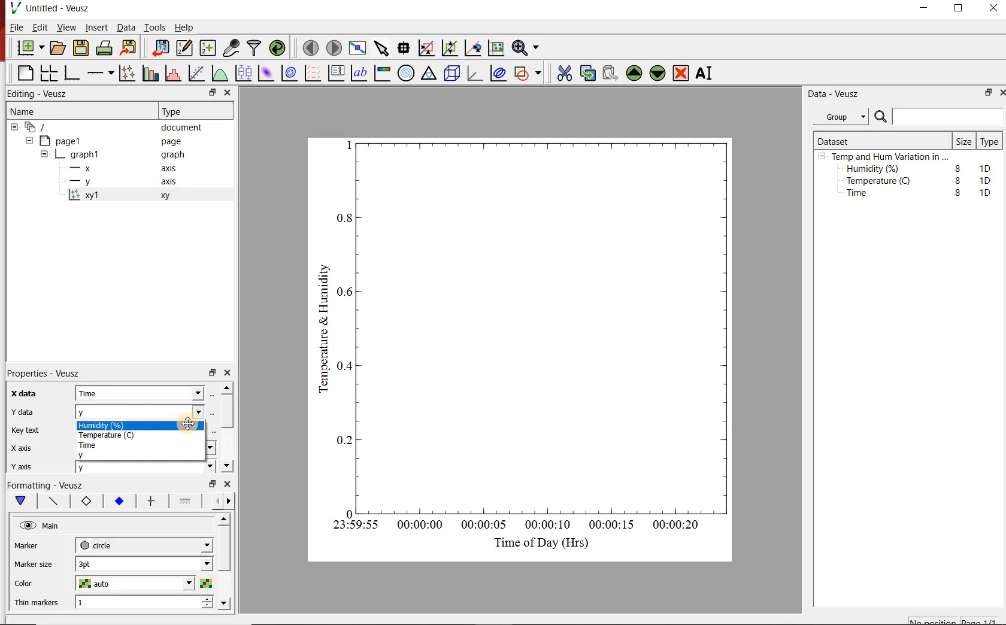 The image size is (1006, 625). Describe the element at coordinates (407, 74) in the screenshot. I see `polar graph` at that location.